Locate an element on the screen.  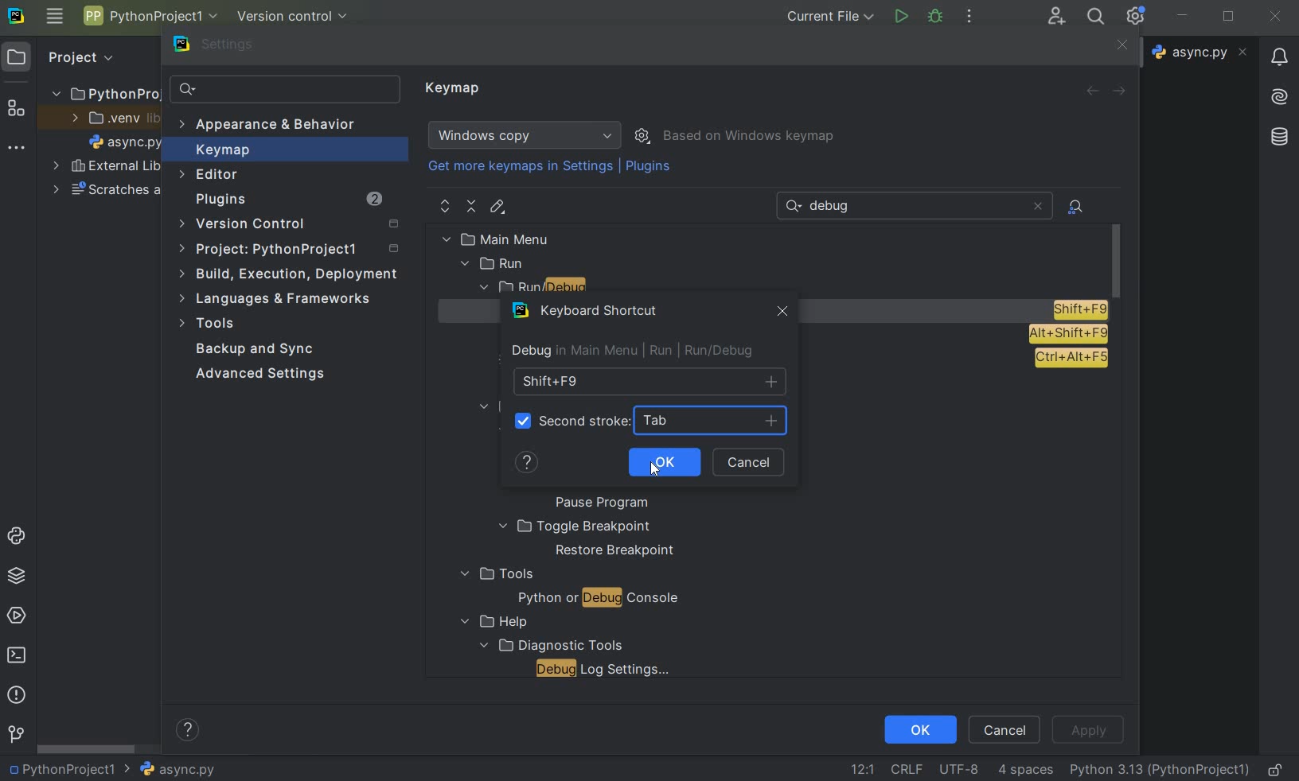
Notifications is located at coordinates (1278, 52).